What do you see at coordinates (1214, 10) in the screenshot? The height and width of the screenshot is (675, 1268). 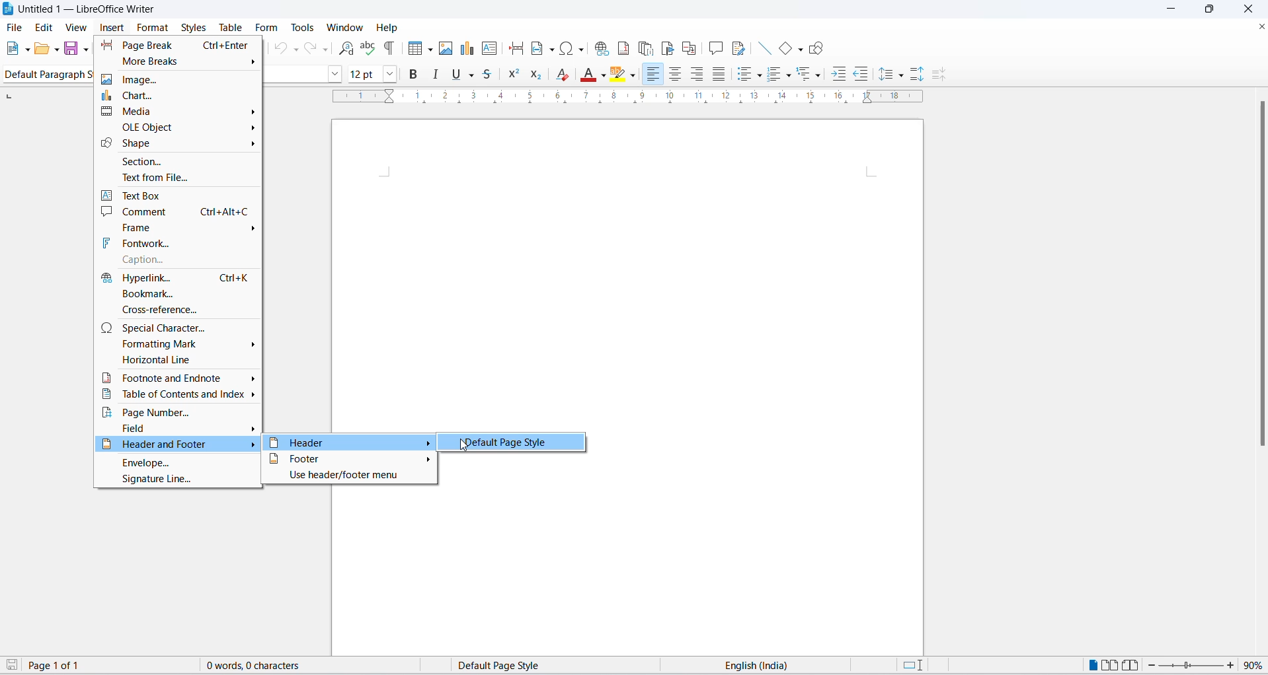 I see `maximize` at bounding box center [1214, 10].